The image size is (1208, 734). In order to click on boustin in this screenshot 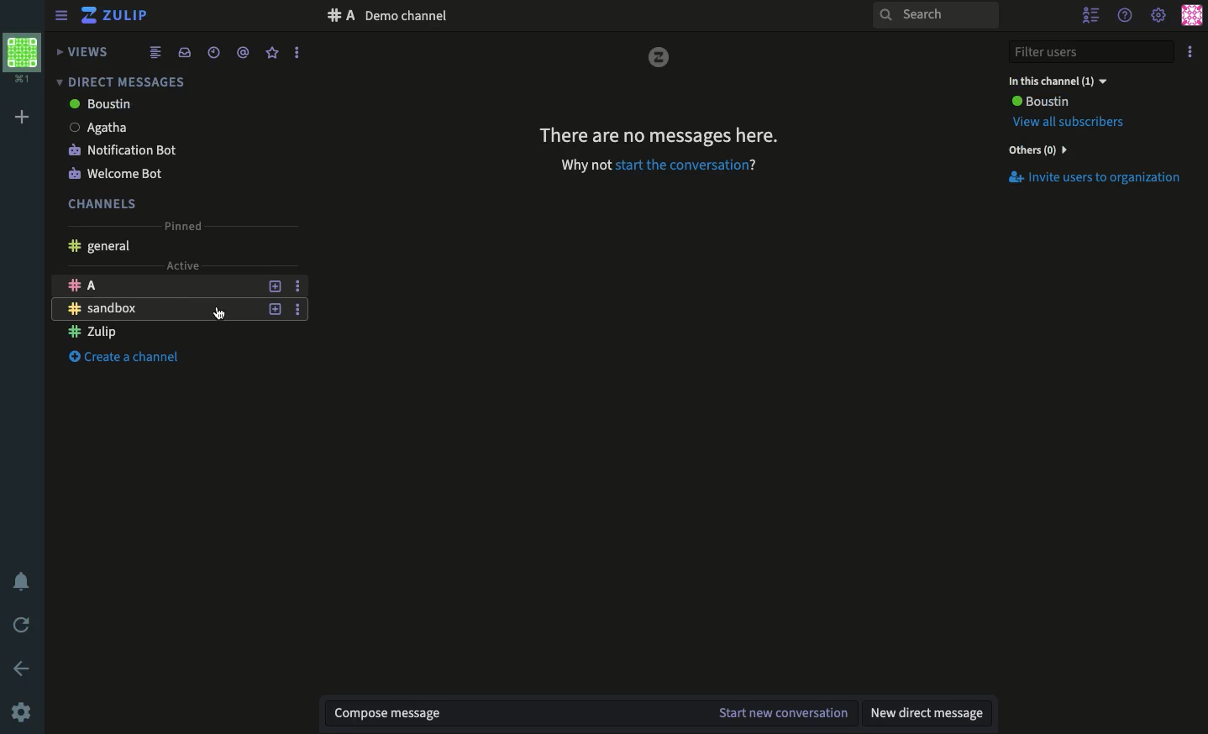, I will do `click(157, 105)`.